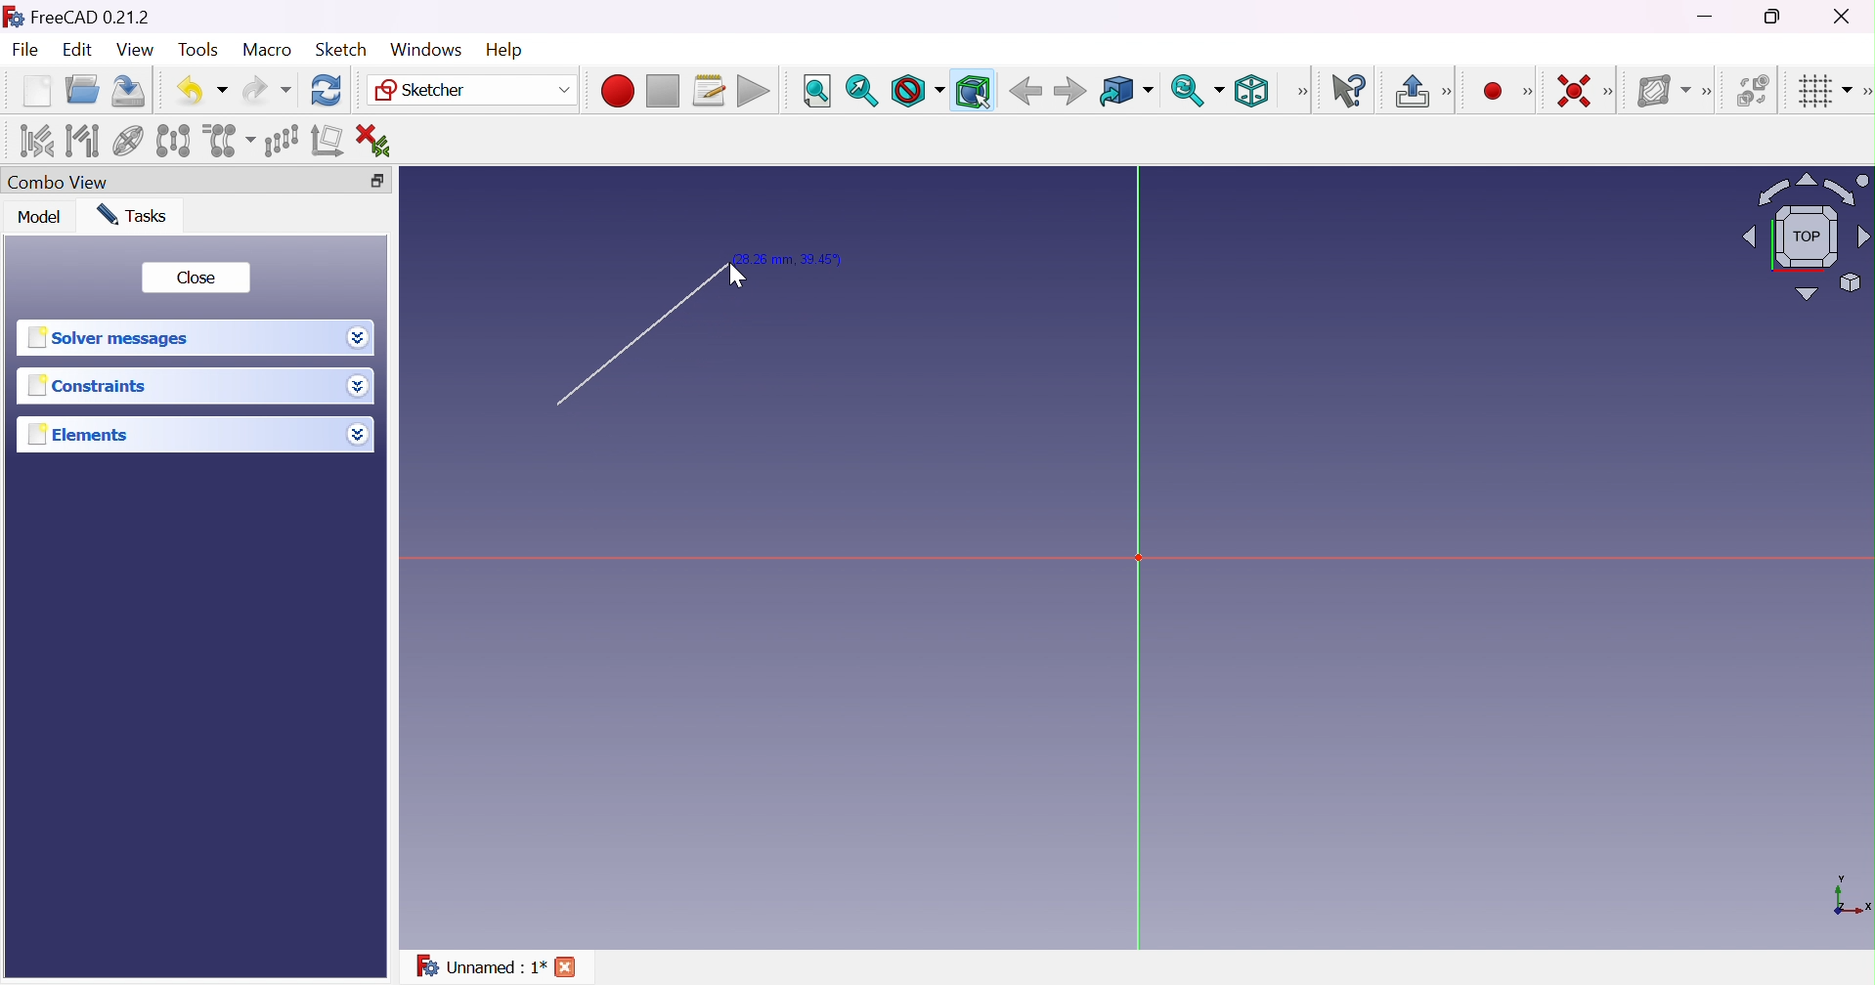 Image resolution: width=1875 pixels, height=985 pixels. What do you see at coordinates (198, 278) in the screenshot?
I see `Close` at bounding box center [198, 278].